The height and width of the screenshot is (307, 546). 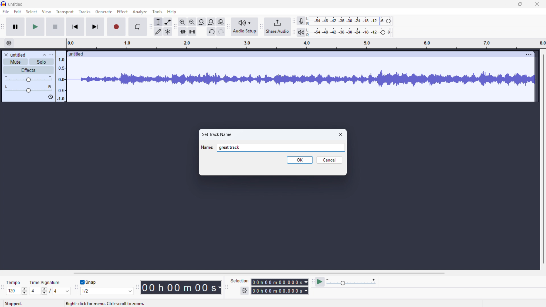 What do you see at coordinates (51, 97) in the screenshot?
I see `Sync lock on ` at bounding box center [51, 97].